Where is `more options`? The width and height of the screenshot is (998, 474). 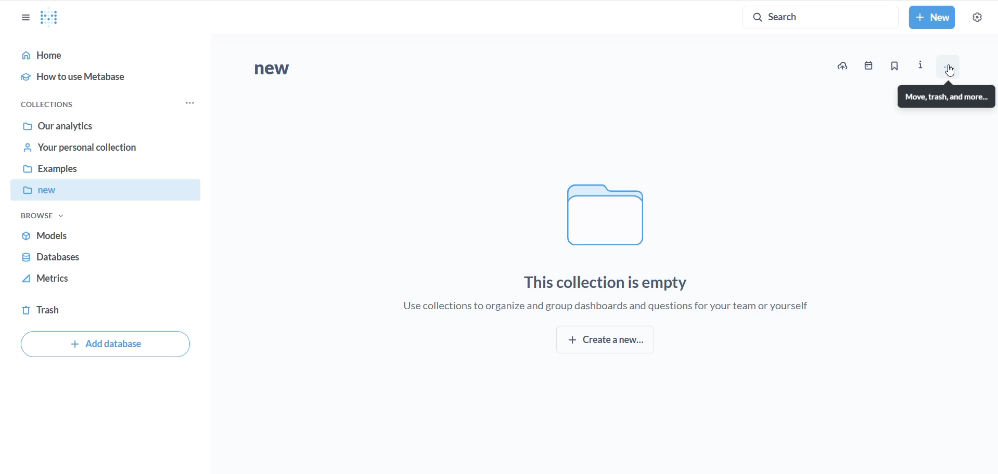
more options is located at coordinates (953, 68).